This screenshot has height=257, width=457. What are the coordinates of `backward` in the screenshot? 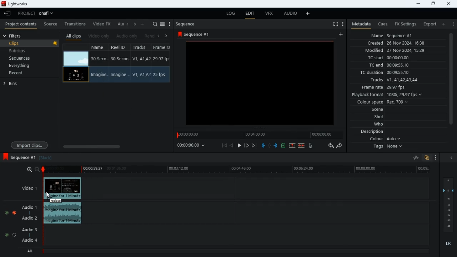 It's located at (331, 145).